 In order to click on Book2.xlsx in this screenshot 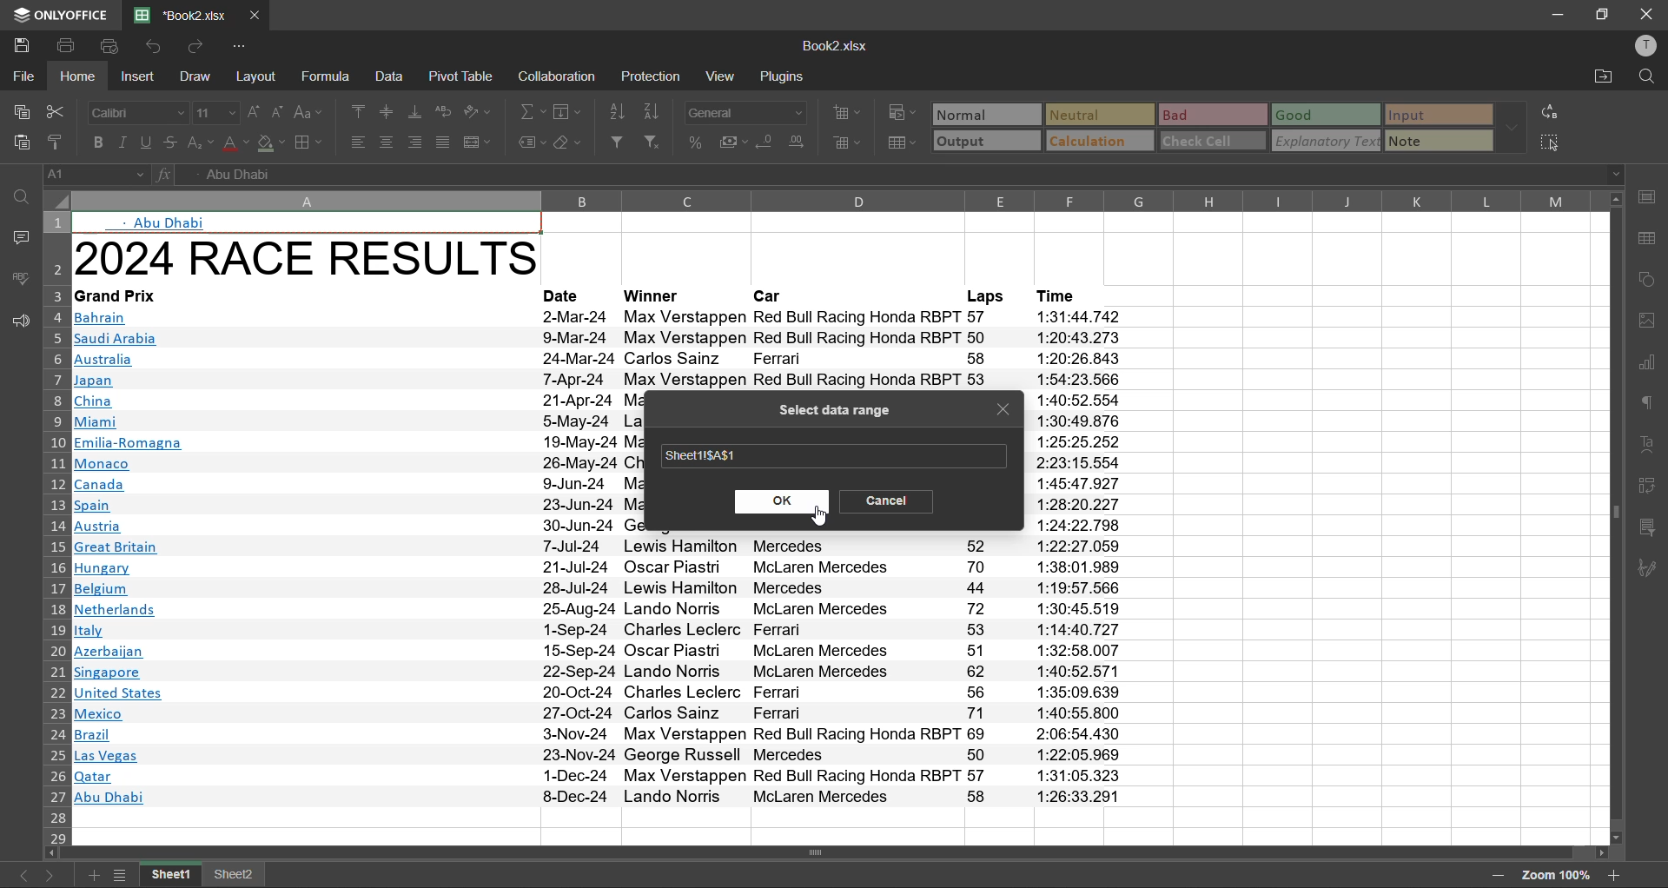, I will do `click(833, 47)`.